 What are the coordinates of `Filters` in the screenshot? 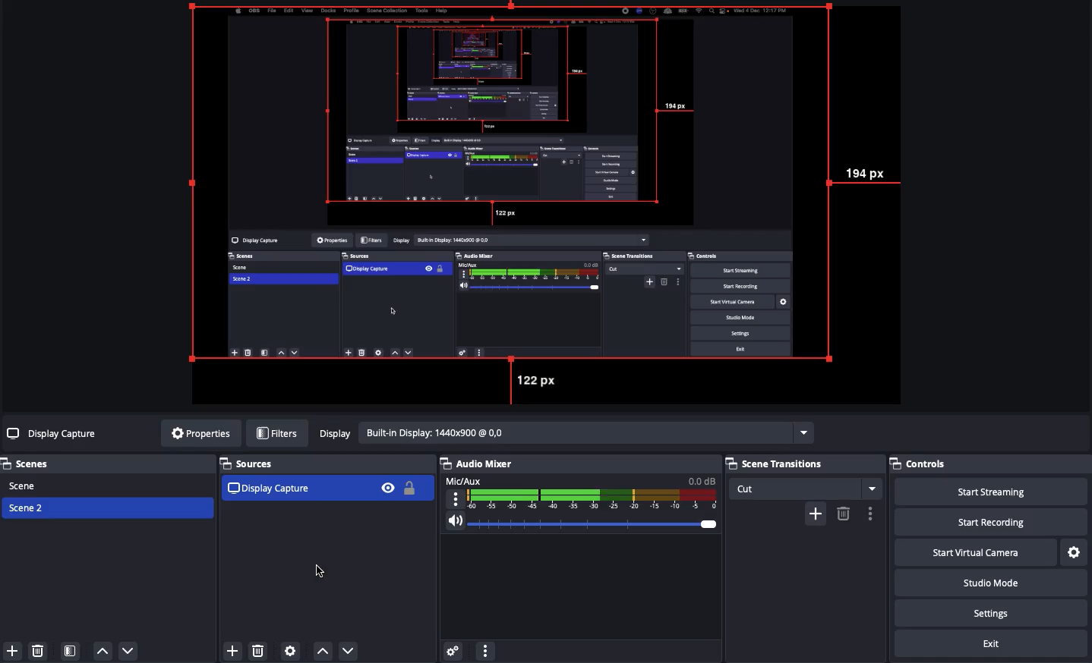 It's located at (276, 432).